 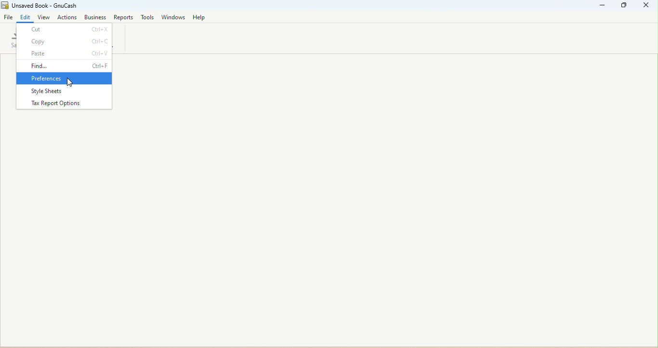 I want to click on Paste, so click(x=65, y=54).